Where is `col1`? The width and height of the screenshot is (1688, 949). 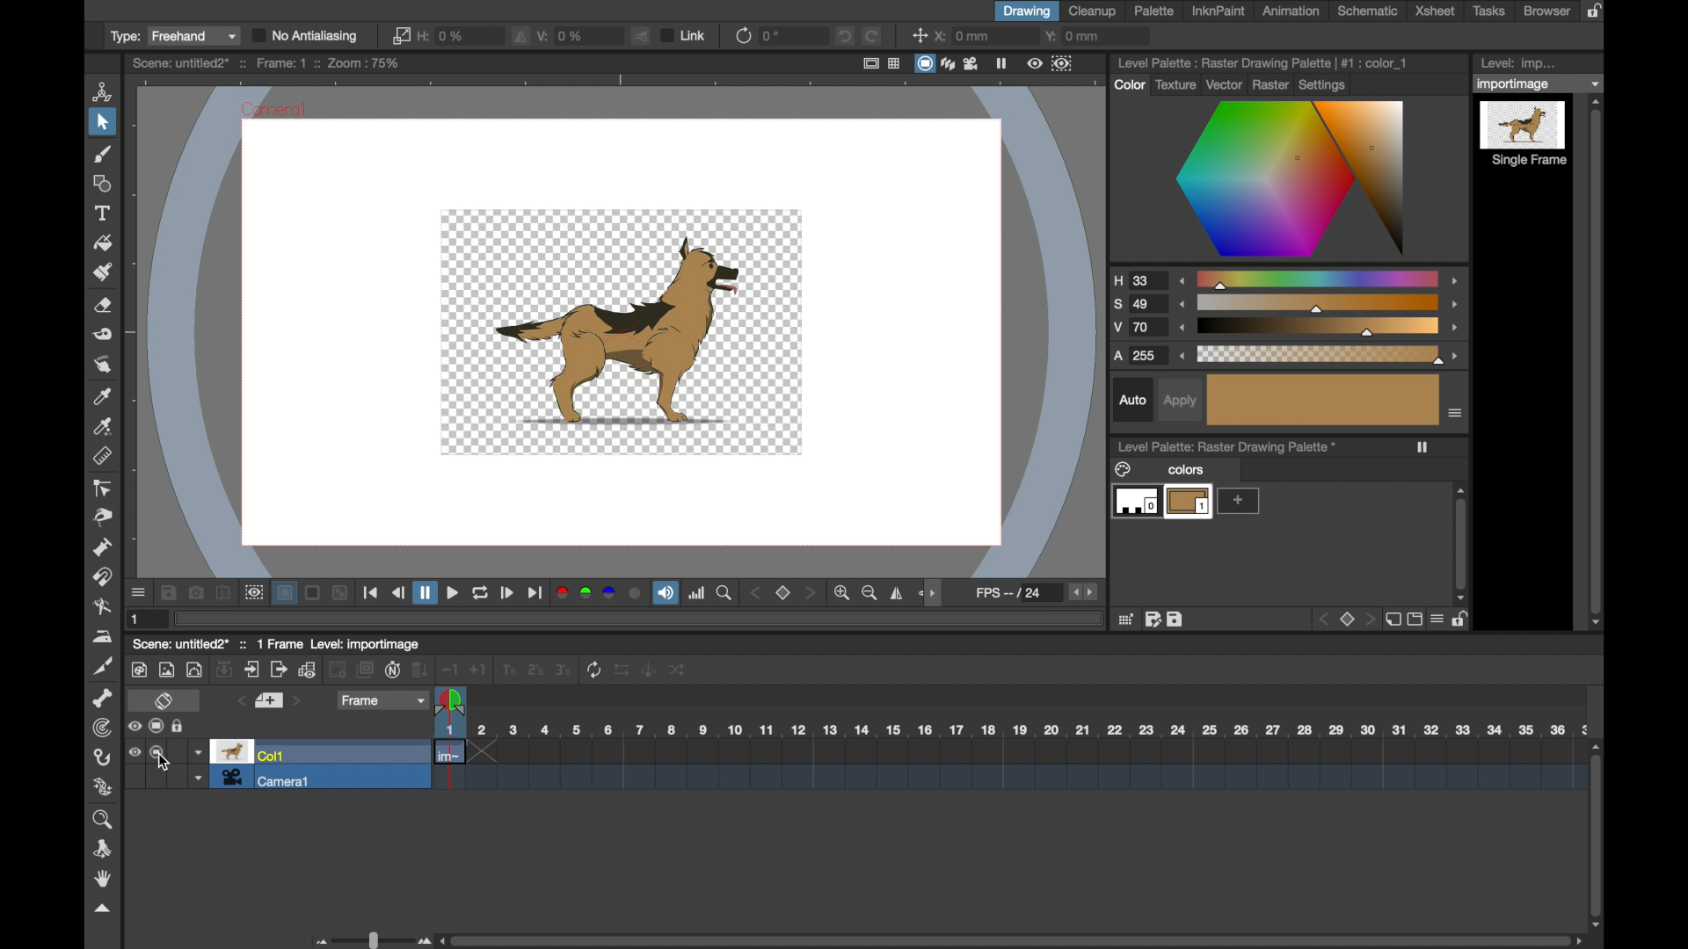 col1 is located at coordinates (251, 753).